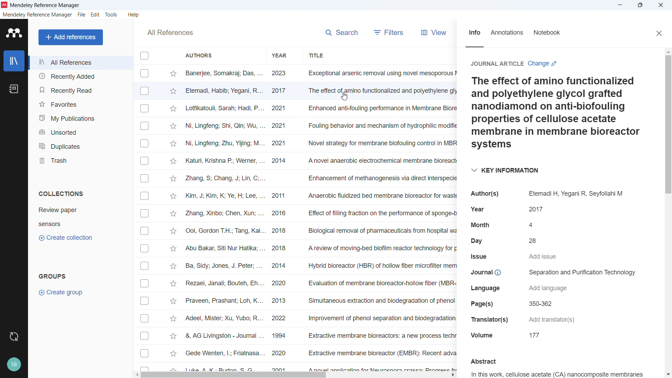 This screenshot has width=672, height=378. Describe the element at coordinates (660, 33) in the screenshot. I see `Close ` at that location.